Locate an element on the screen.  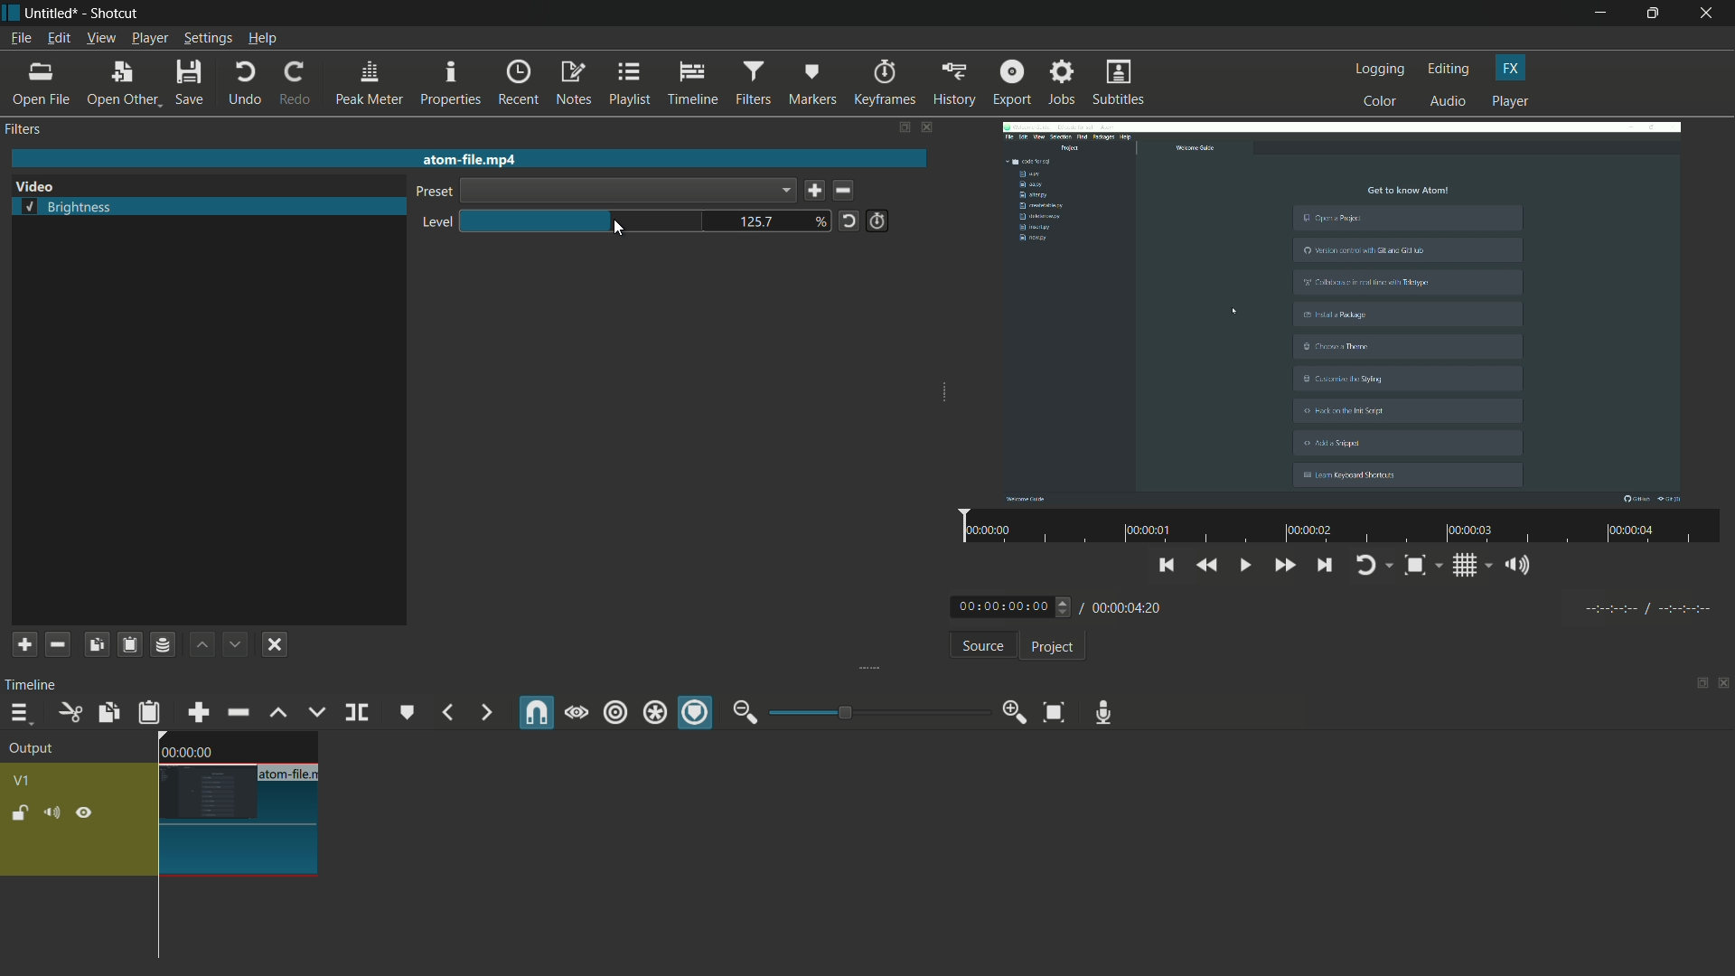
record audio is located at coordinates (1099, 712).